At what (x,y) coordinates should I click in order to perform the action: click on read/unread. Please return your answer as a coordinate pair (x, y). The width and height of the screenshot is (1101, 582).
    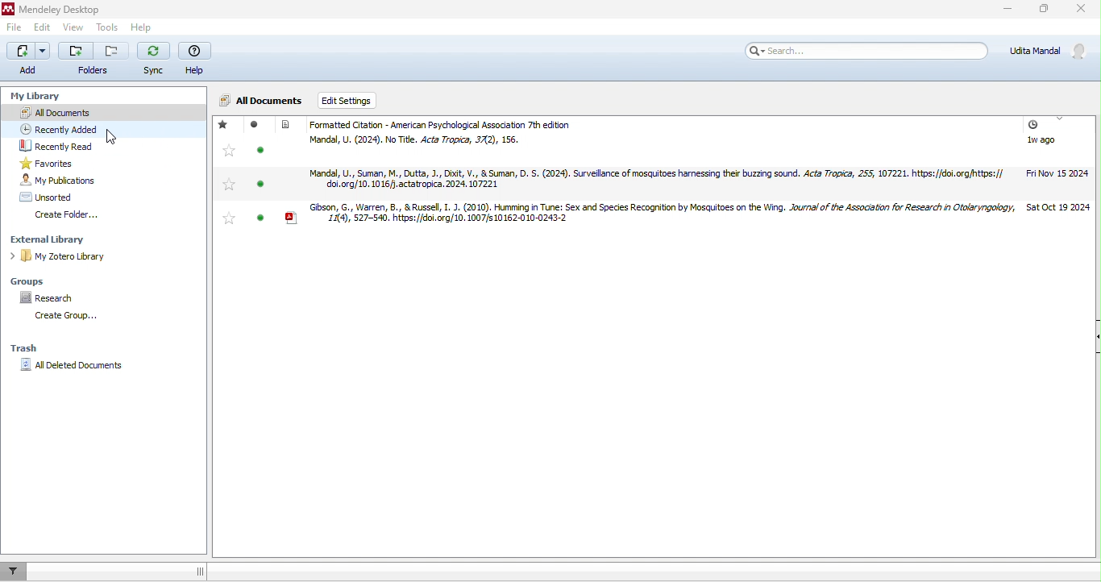
    Looking at the image, I should click on (259, 150).